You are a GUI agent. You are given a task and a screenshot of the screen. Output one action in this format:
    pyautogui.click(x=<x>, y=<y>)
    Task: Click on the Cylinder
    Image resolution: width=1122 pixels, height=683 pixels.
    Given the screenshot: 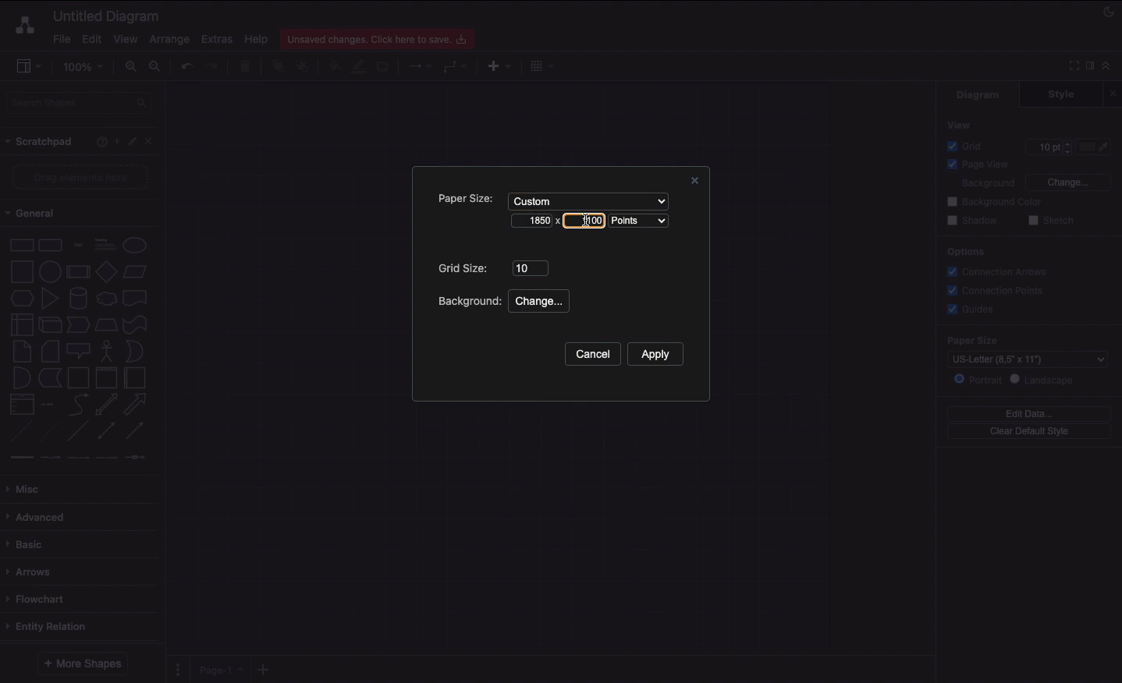 What is the action you would take?
    pyautogui.click(x=78, y=299)
    